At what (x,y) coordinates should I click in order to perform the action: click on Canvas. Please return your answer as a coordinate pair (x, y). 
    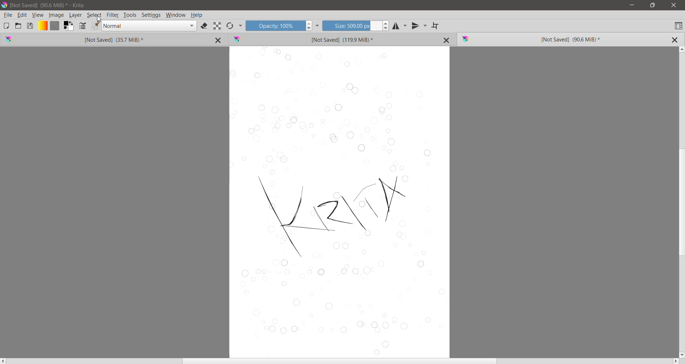
    Looking at the image, I should click on (340, 202).